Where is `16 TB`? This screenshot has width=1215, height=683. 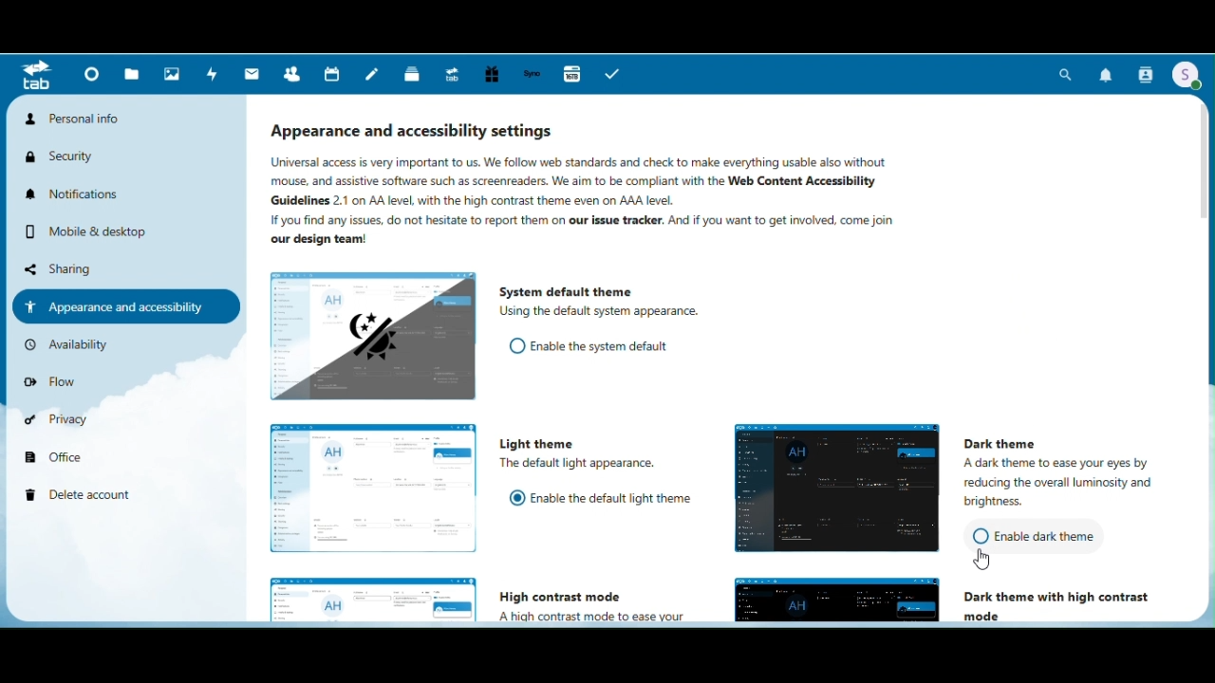 16 TB is located at coordinates (571, 76).